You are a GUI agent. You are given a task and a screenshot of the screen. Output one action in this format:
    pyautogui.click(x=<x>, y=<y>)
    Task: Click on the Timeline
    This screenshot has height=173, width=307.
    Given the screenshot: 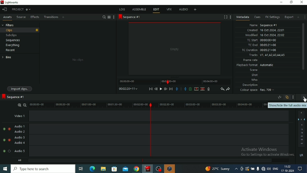 What is the action you would take?
    pyautogui.click(x=148, y=105)
    